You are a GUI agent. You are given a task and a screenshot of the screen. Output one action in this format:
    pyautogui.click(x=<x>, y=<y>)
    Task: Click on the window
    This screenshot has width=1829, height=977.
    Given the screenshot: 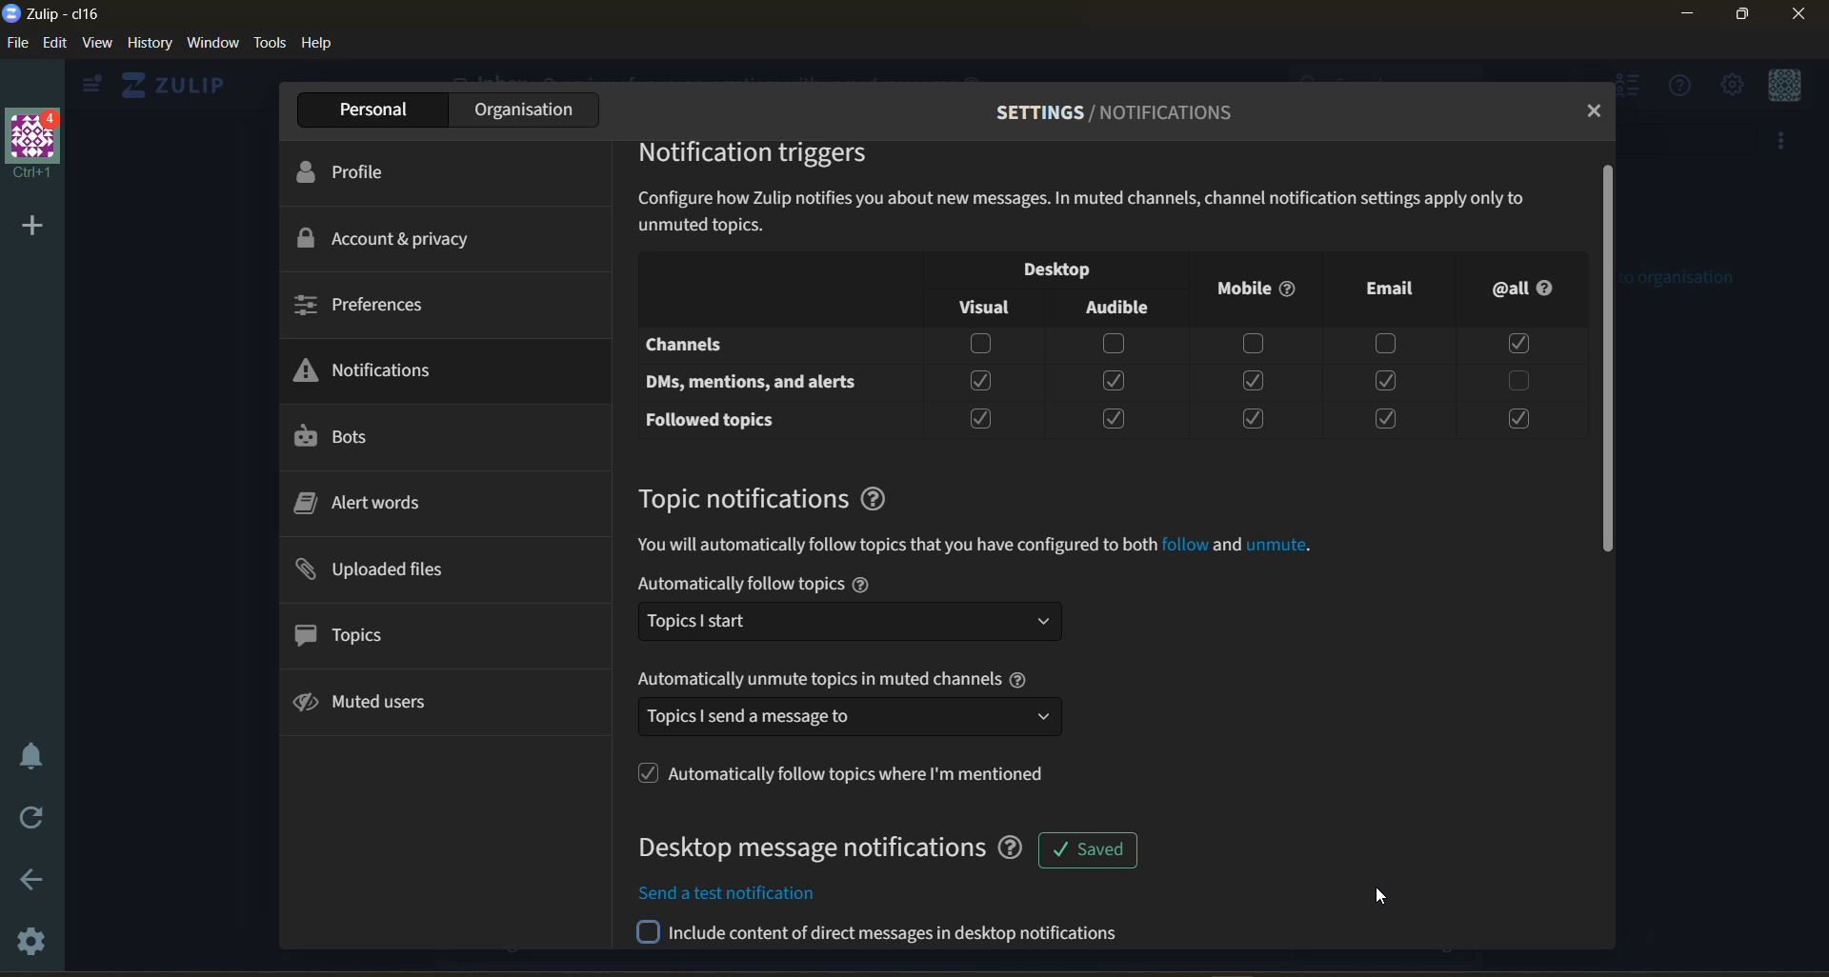 What is the action you would take?
    pyautogui.click(x=217, y=44)
    